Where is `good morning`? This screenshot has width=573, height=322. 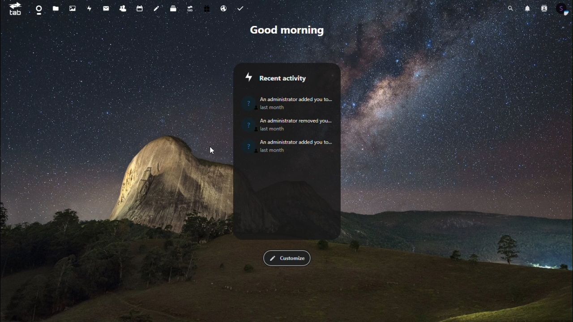
good morning is located at coordinates (288, 32).